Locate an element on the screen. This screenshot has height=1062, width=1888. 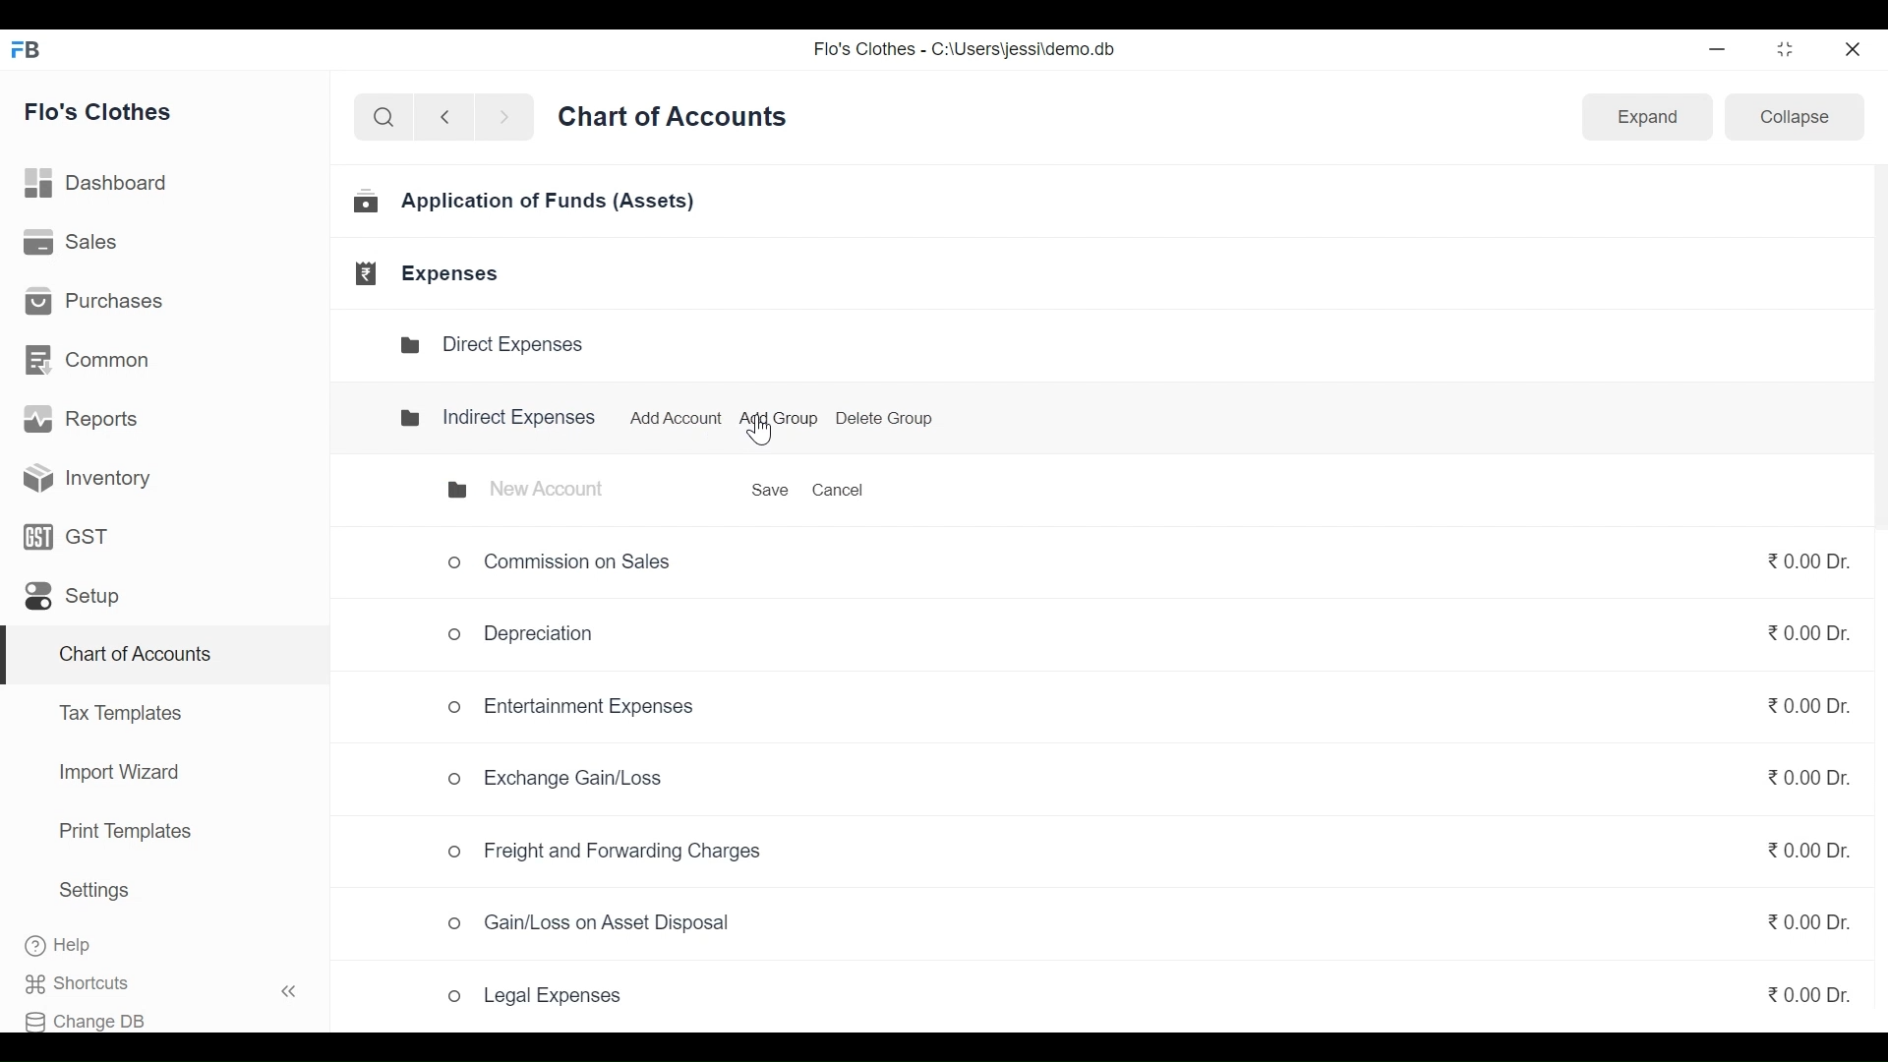
Help is located at coordinates (79, 946).